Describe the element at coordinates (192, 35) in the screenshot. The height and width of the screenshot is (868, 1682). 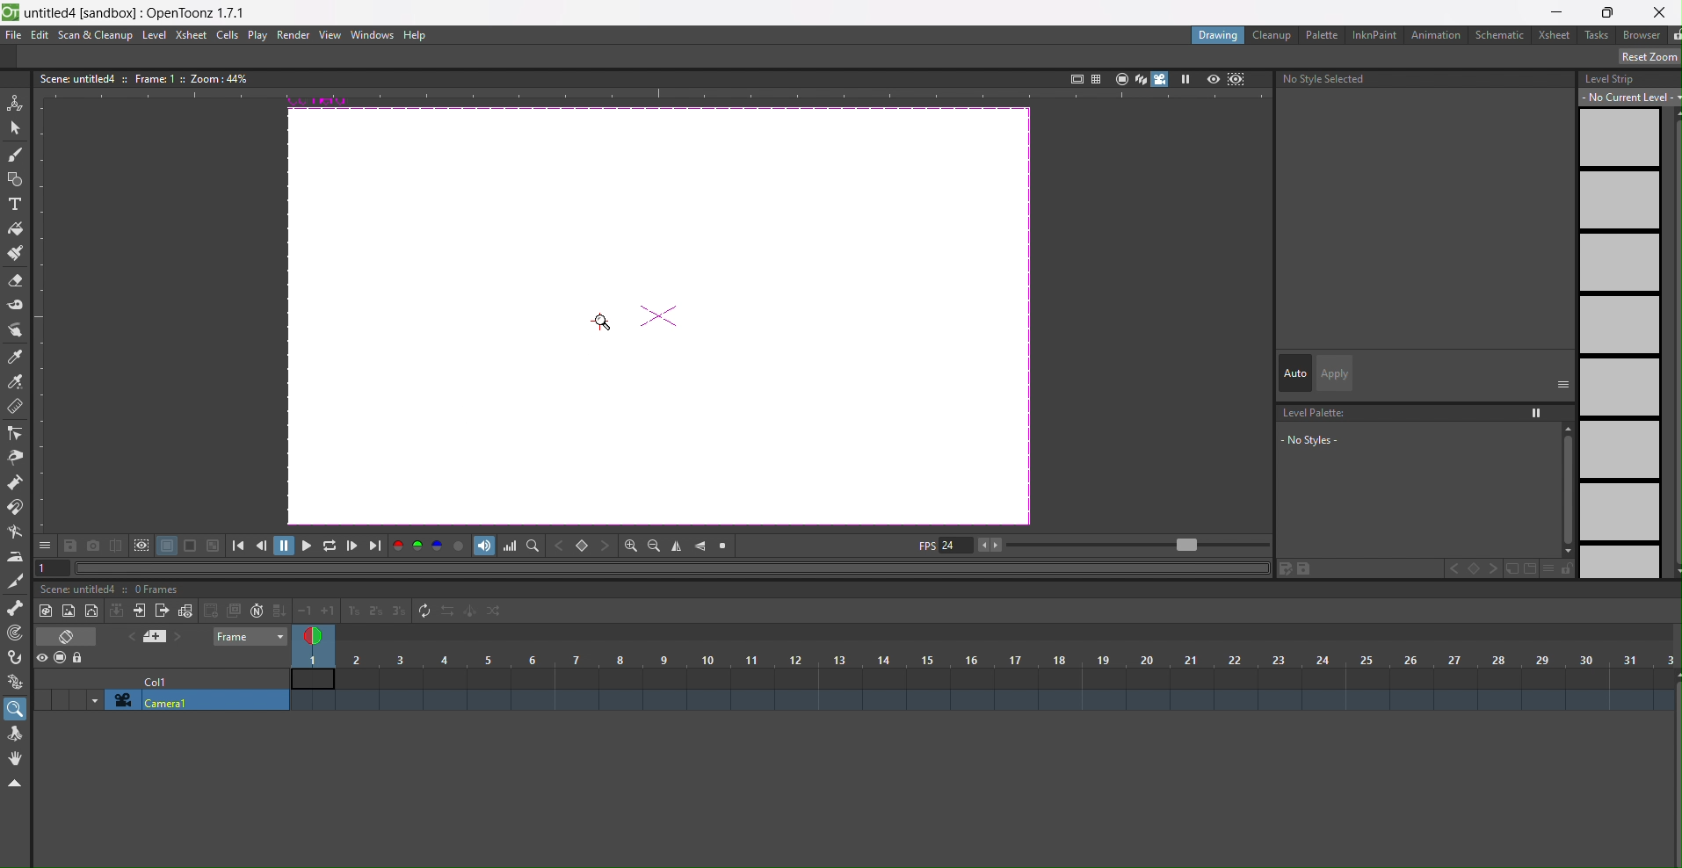
I see `xsheet` at that location.